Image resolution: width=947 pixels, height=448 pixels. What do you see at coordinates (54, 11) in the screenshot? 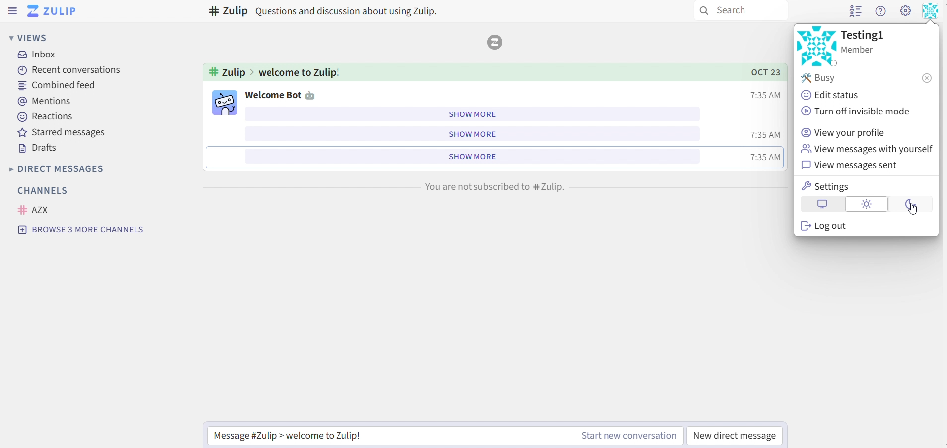
I see `zulip` at bounding box center [54, 11].